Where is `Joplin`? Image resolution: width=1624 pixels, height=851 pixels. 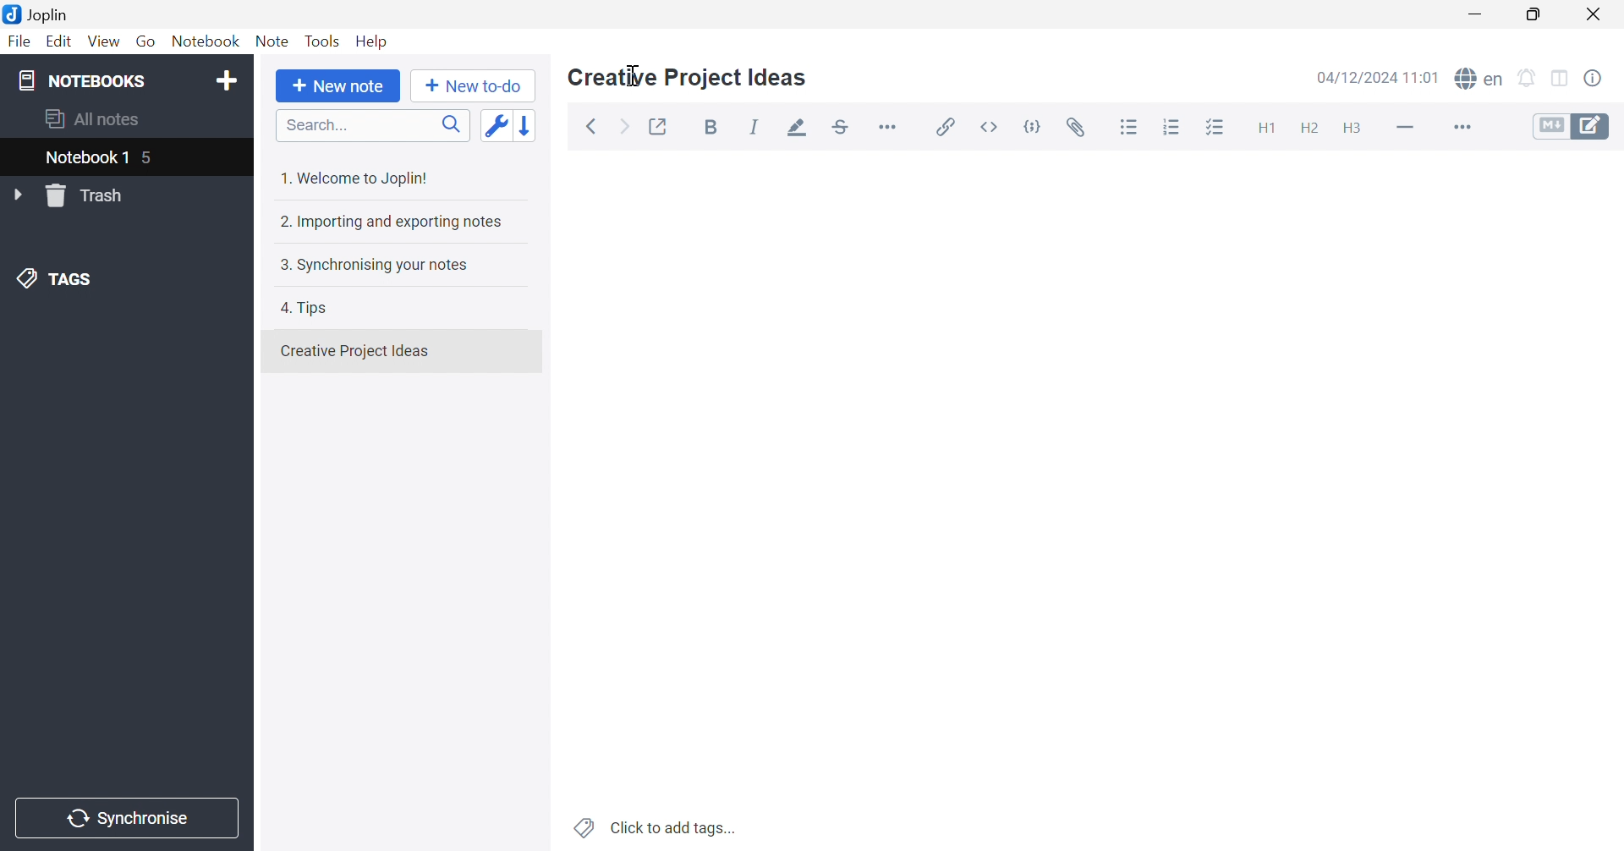
Joplin is located at coordinates (37, 14).